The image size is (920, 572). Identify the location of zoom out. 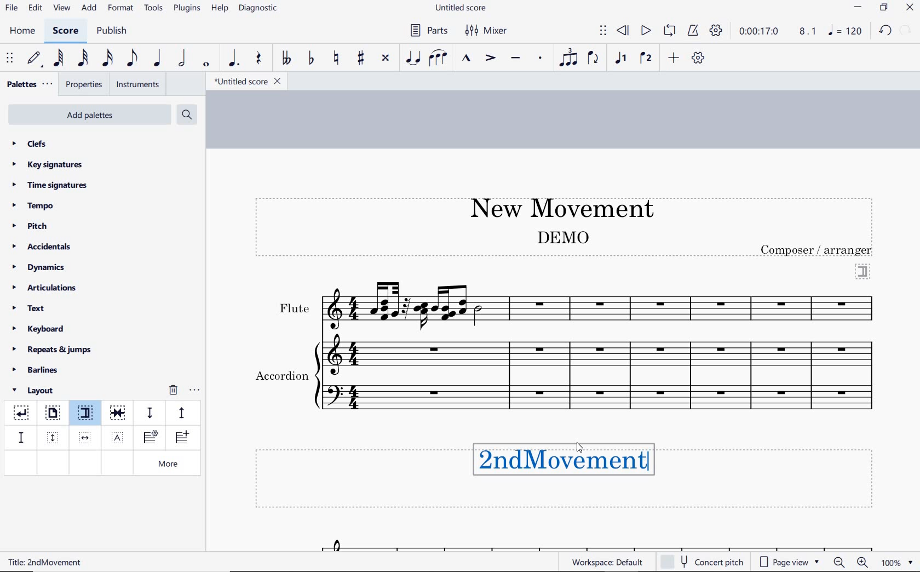
(840, 562).